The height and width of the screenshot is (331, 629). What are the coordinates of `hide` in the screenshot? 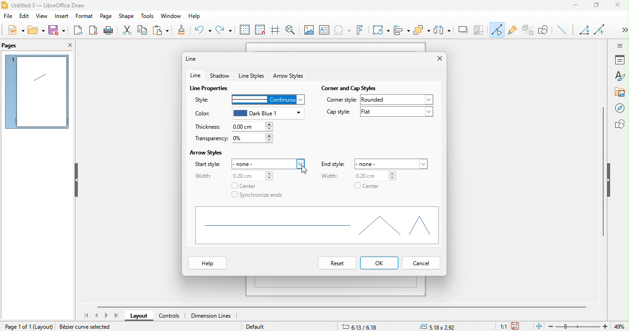 It's located at (76, 181).